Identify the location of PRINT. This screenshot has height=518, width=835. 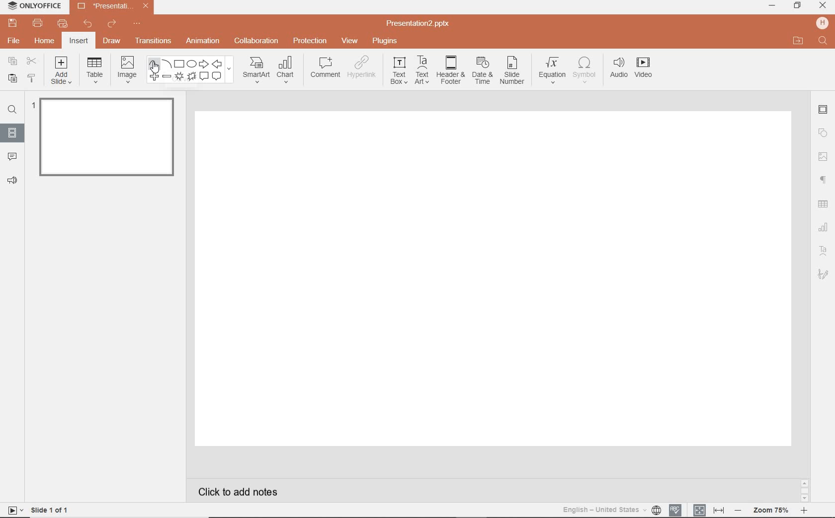
(37, 23).